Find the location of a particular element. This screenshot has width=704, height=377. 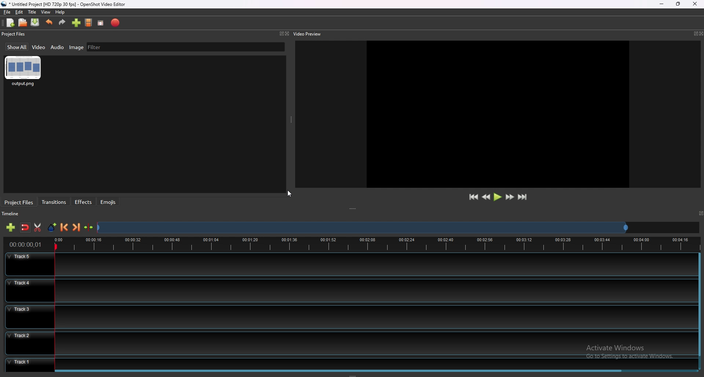

fullscreen is located at coordinates (101, 23).